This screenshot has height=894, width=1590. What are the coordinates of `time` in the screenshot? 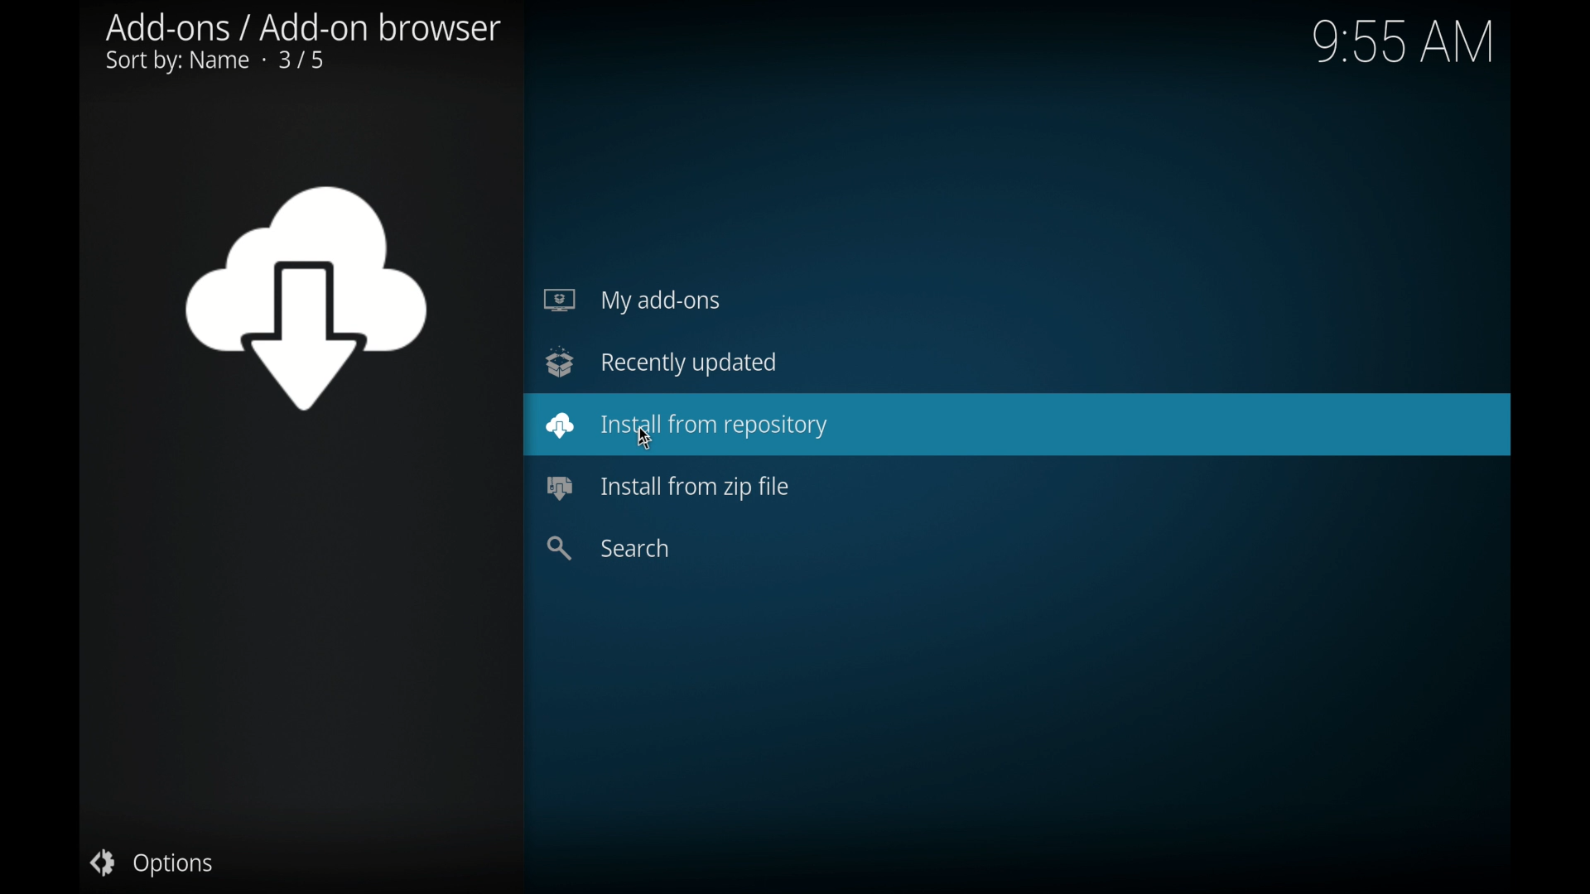 It's located at (1403, 41).